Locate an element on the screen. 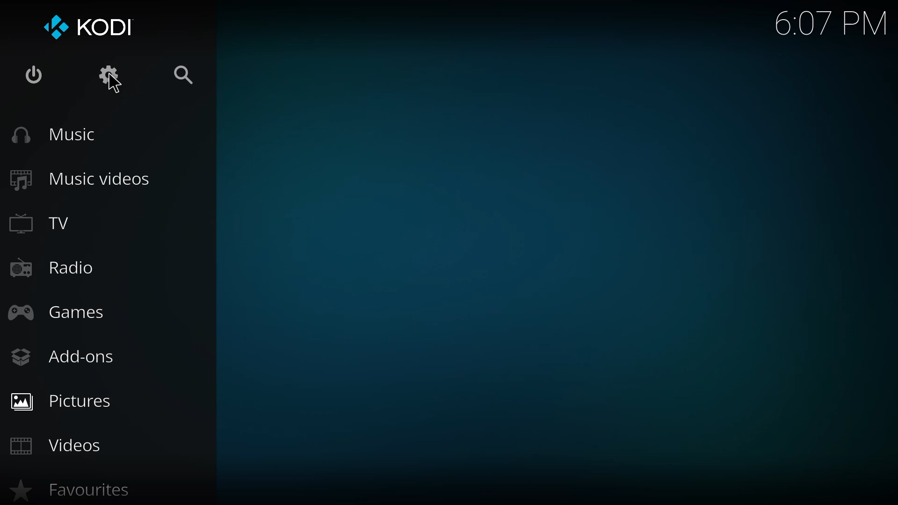 This screenshot has height=505, width=898. tv is located at coordinates (48, 225).